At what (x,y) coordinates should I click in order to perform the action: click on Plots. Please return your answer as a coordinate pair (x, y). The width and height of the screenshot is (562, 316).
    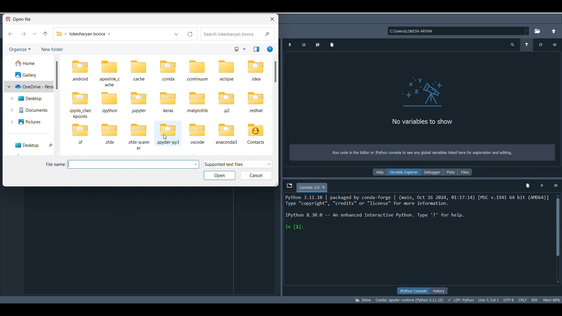
    Looking at the image, I should click on (450, 171).